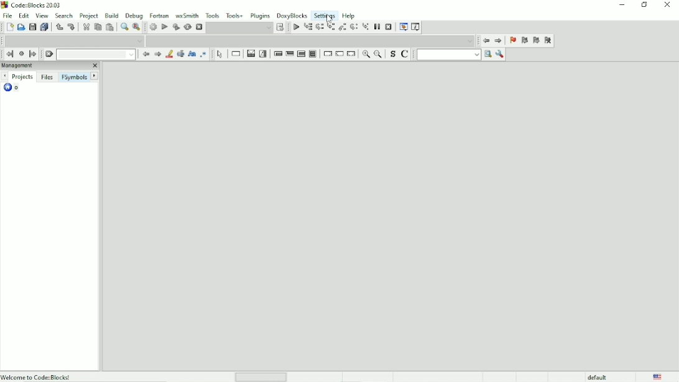 The width and height of the screenshot is (679, 382). I want to click on Show the select target dialog, so click(245, 27).